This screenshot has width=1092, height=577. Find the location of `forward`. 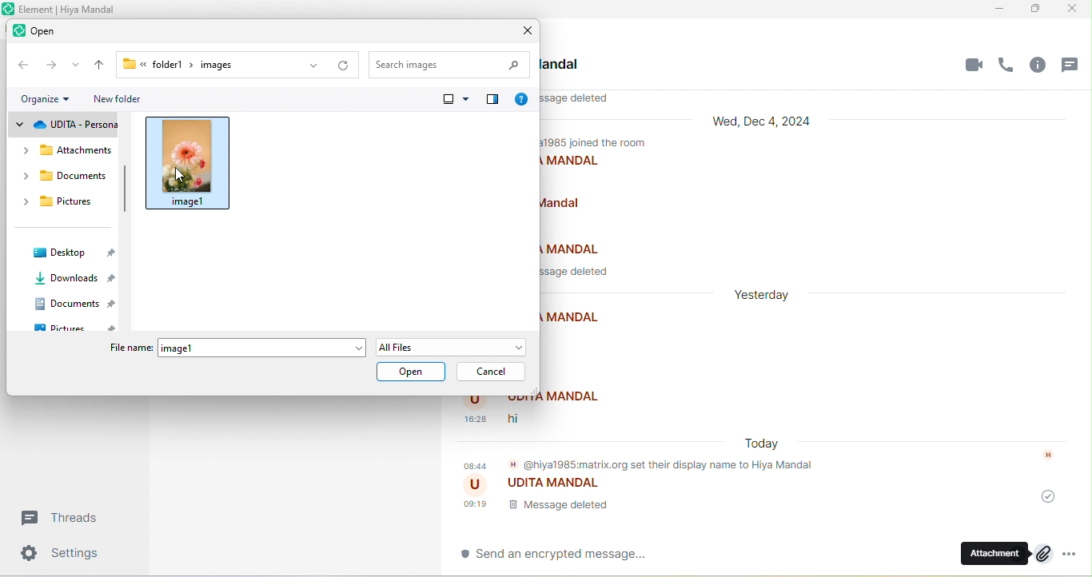

forward is located at coordinates (50, 67).